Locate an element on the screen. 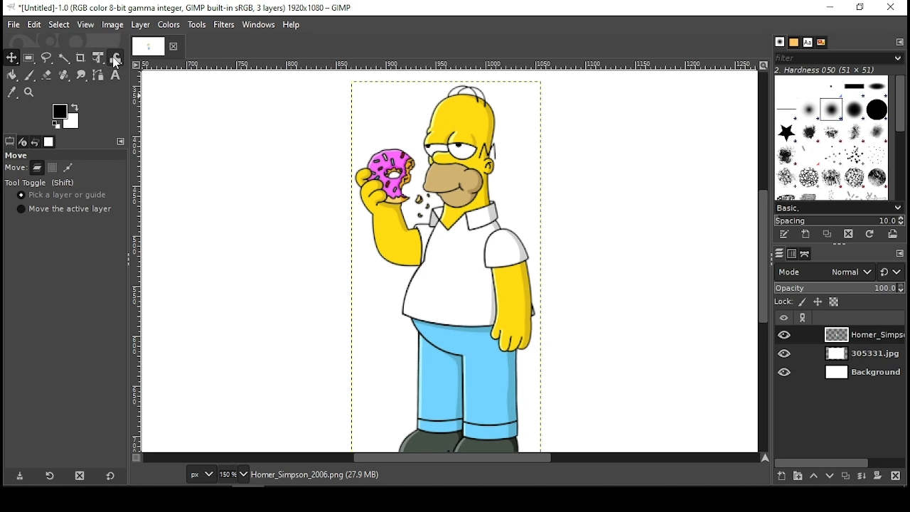 This screenshot has height=512, width=910. delete brush is located at coordinates (848, 234).